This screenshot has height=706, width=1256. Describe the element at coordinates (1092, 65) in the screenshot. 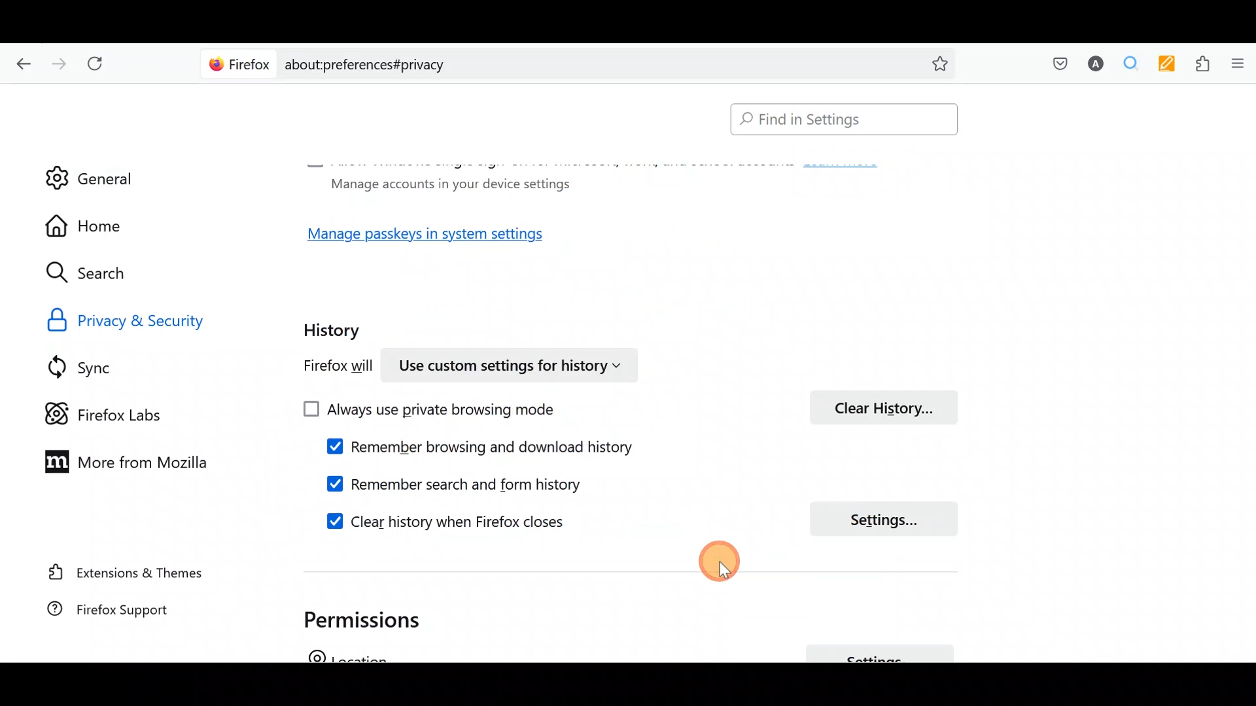

I see `Account name` at that location.